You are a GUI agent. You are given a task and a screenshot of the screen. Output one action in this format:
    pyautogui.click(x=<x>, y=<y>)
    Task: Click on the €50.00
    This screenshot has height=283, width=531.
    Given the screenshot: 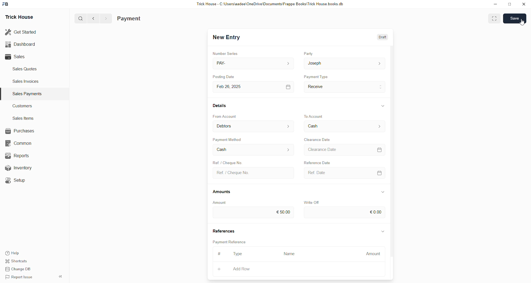 What is the action you would take?
    pyautogui.click(x=253, y=213)
    